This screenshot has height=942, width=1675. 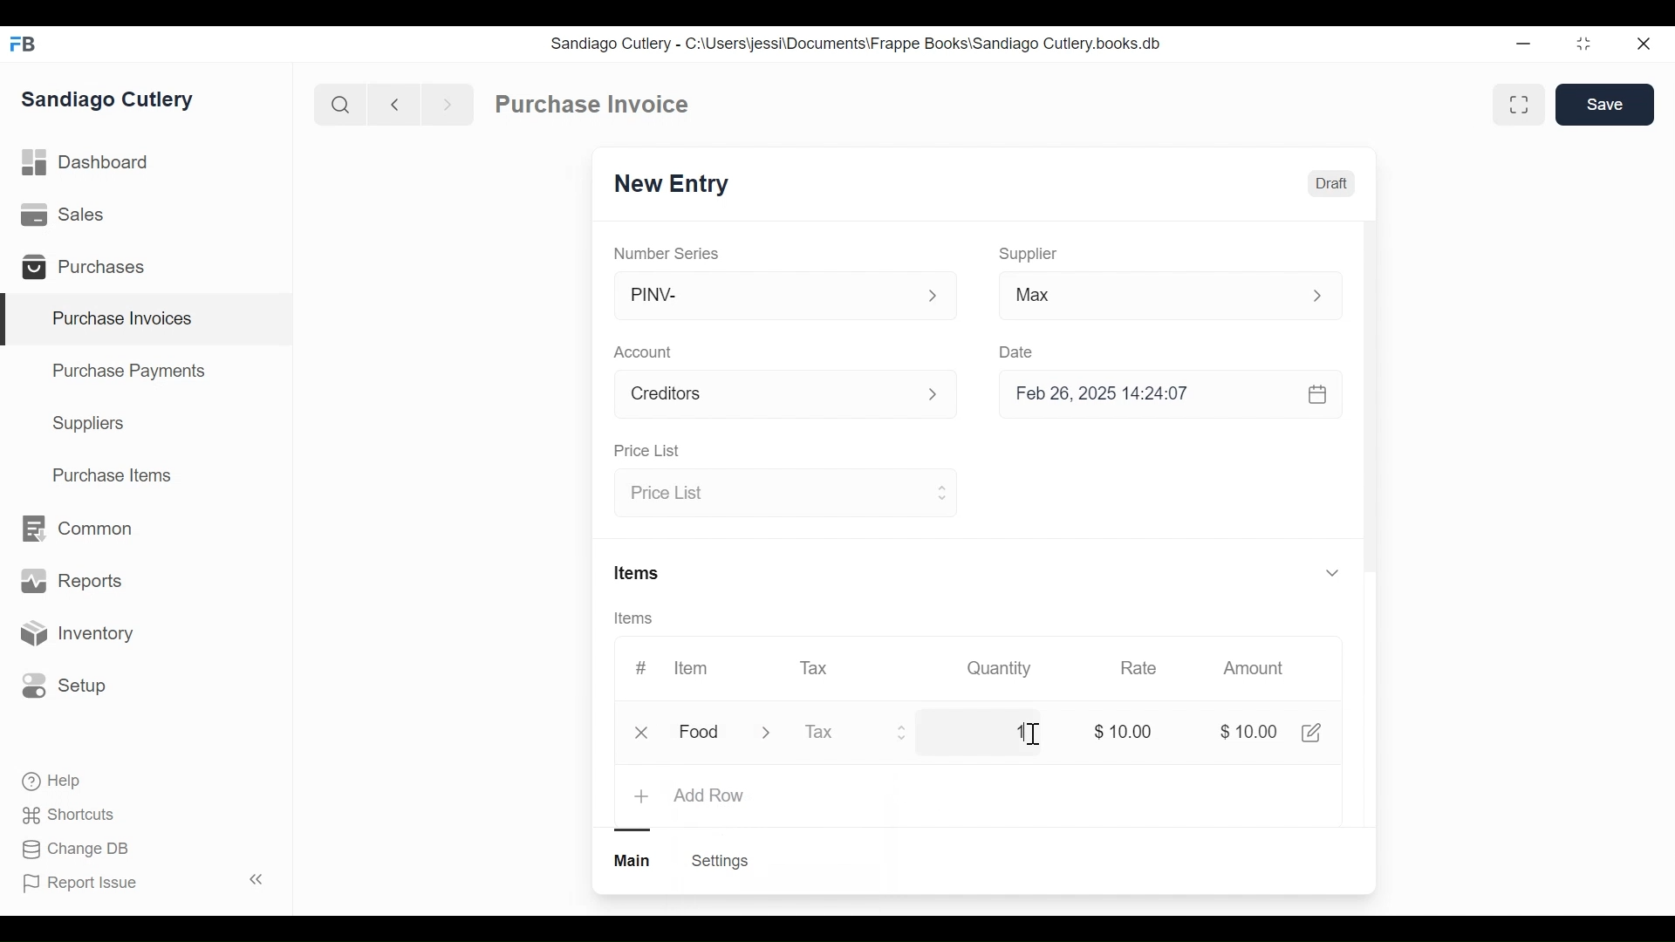 What do you see at coordinates (53, 782) in the screenshot?
I see `Help` at bounding box center [53, 782].